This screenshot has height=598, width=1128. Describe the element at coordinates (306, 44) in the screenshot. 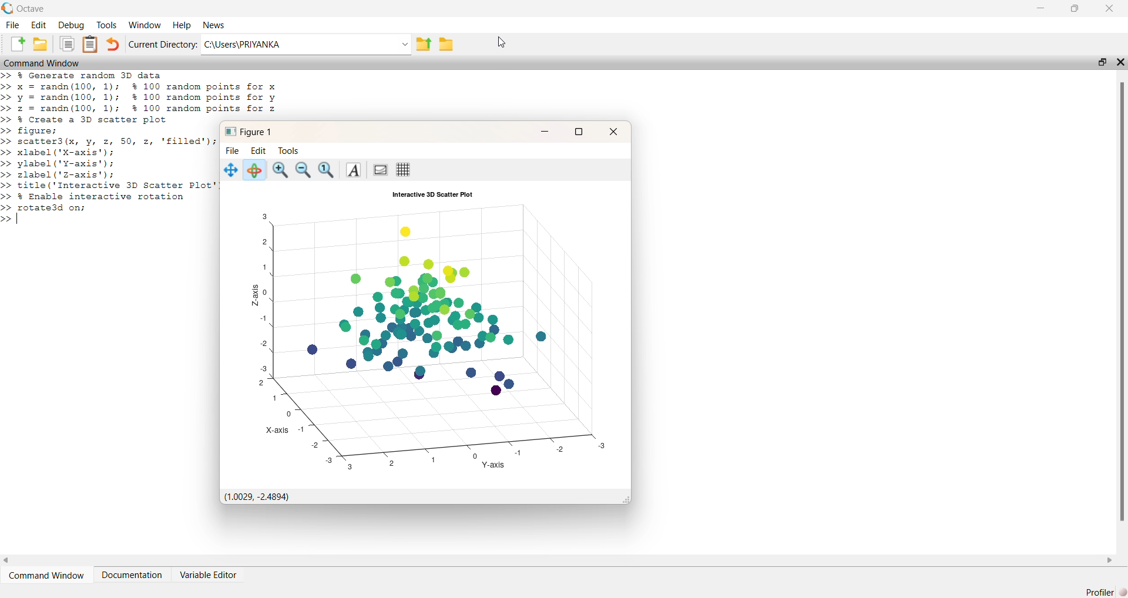

I see `C:\Users\PRIYANKA` at that location.